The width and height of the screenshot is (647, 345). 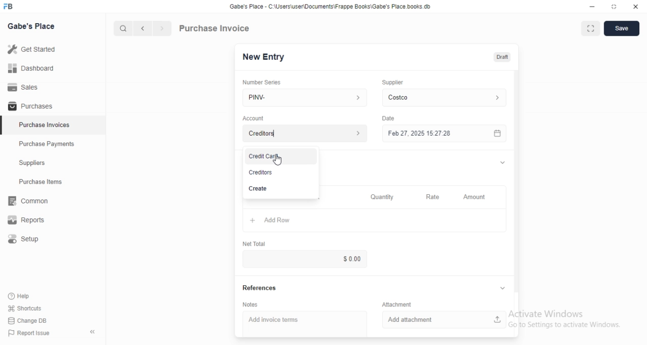 What do you see at coordinates (25, 308) in the screenshot?
I see `Shortcuts` at bounding box center [25, 308].